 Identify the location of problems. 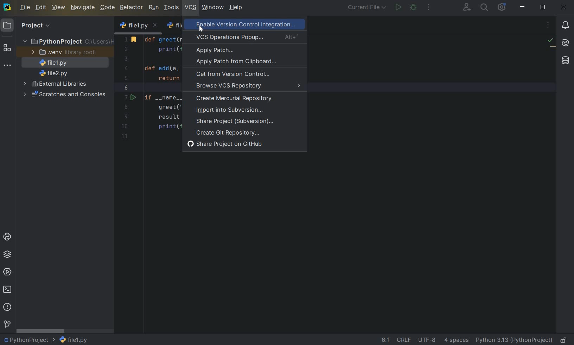
(7, 307).